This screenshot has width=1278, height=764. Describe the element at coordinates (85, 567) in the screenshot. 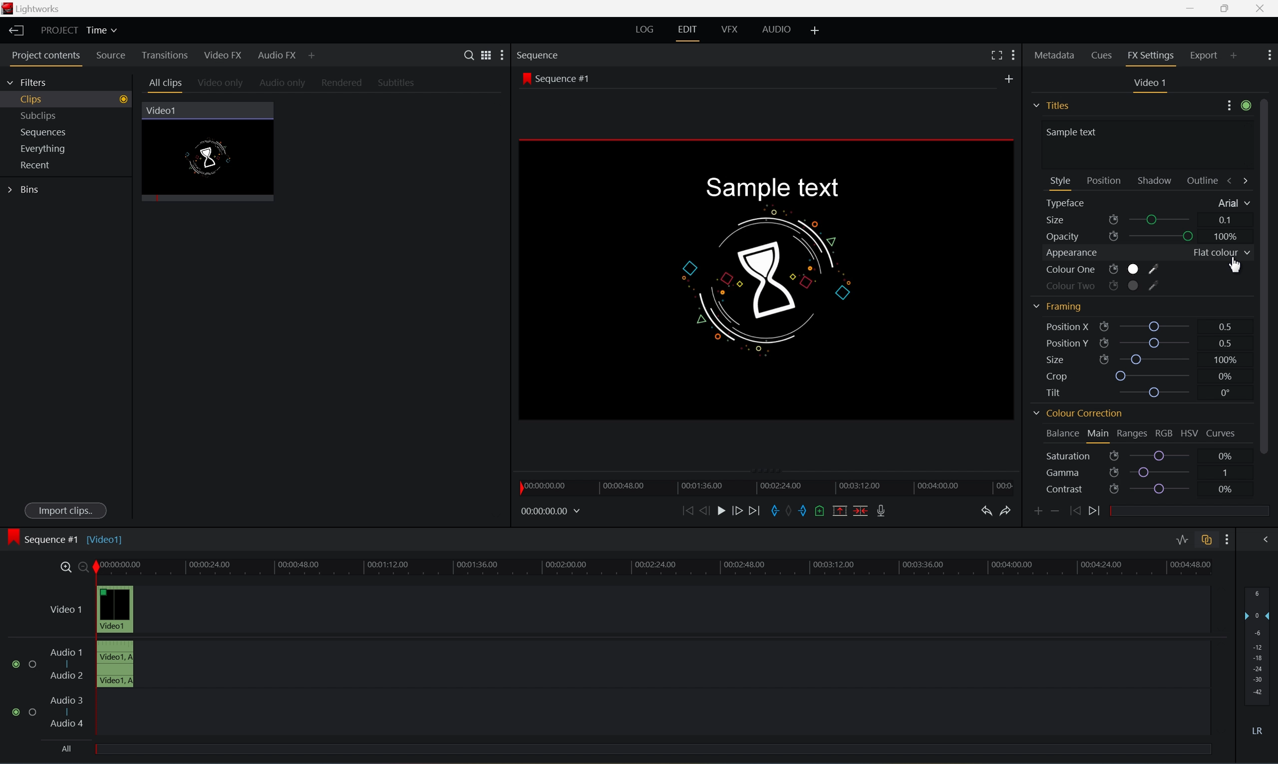

I see `zoom out` at that location.